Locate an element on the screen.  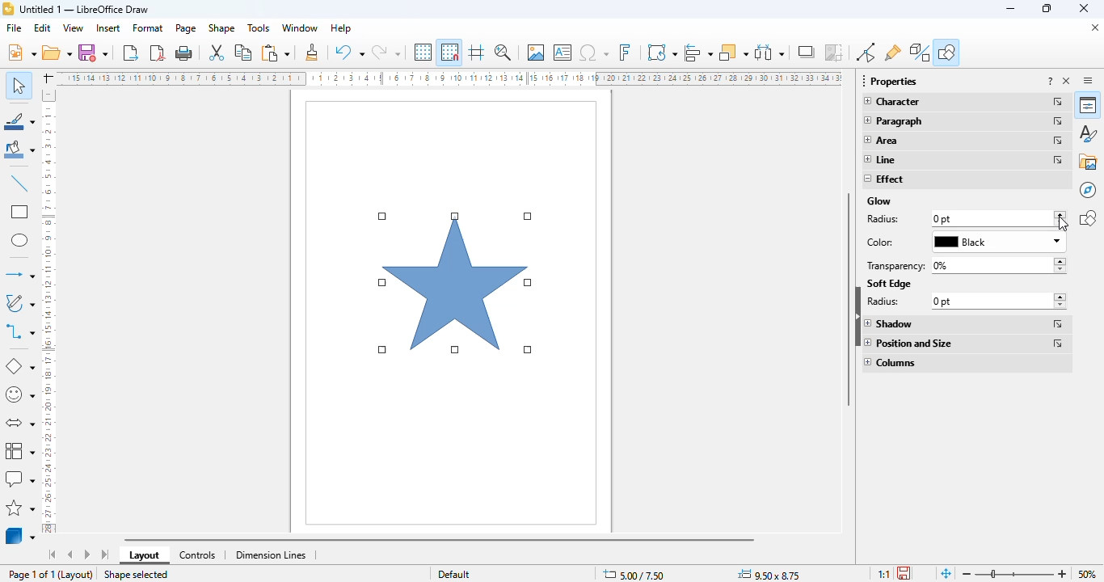
zoom slider is located at coordinates (1016, 573).